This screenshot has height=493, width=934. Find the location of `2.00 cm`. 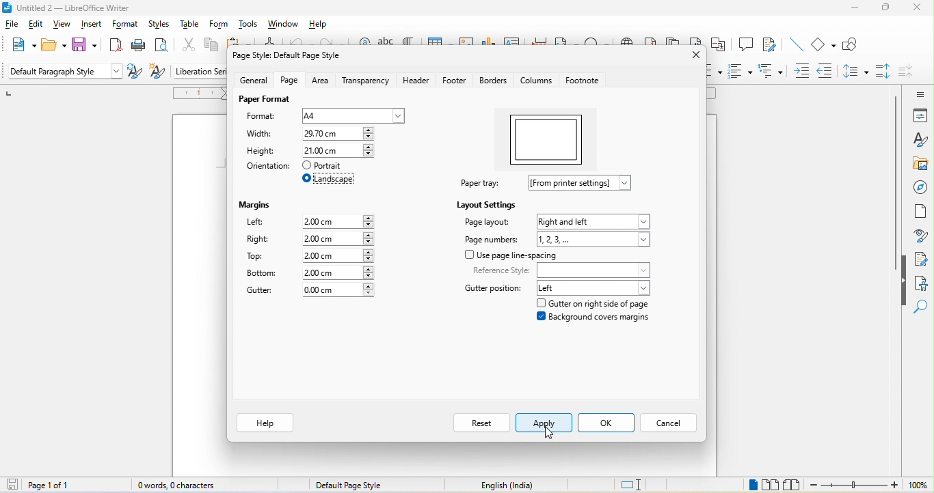

2.00 cm is located at coordinates (338, 238).